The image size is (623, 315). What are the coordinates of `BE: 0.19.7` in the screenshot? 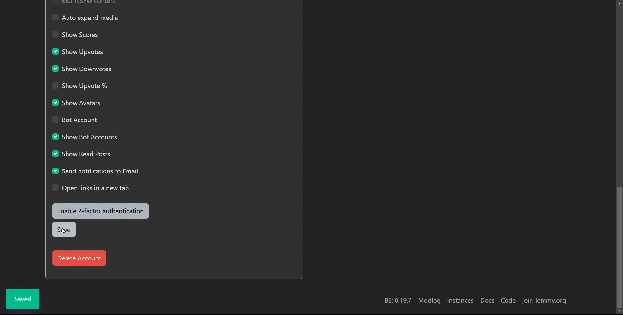 It's located at (397, 300).